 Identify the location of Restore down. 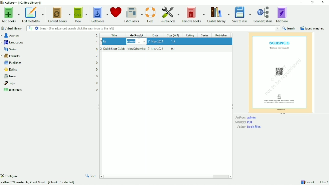
(312, 2).